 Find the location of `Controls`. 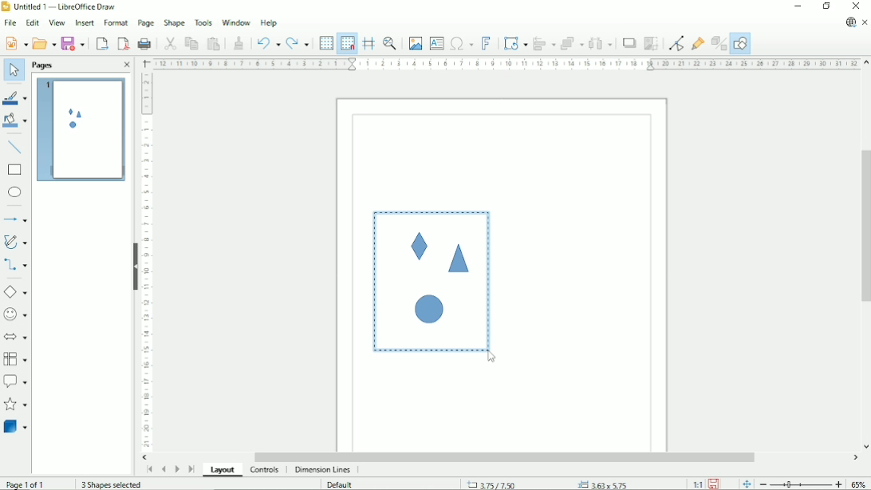

Controls is located at coordinates (265, 471).